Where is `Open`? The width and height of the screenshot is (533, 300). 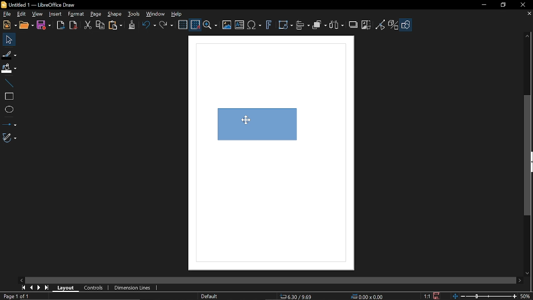 Open is located at coordinates (27, 25).